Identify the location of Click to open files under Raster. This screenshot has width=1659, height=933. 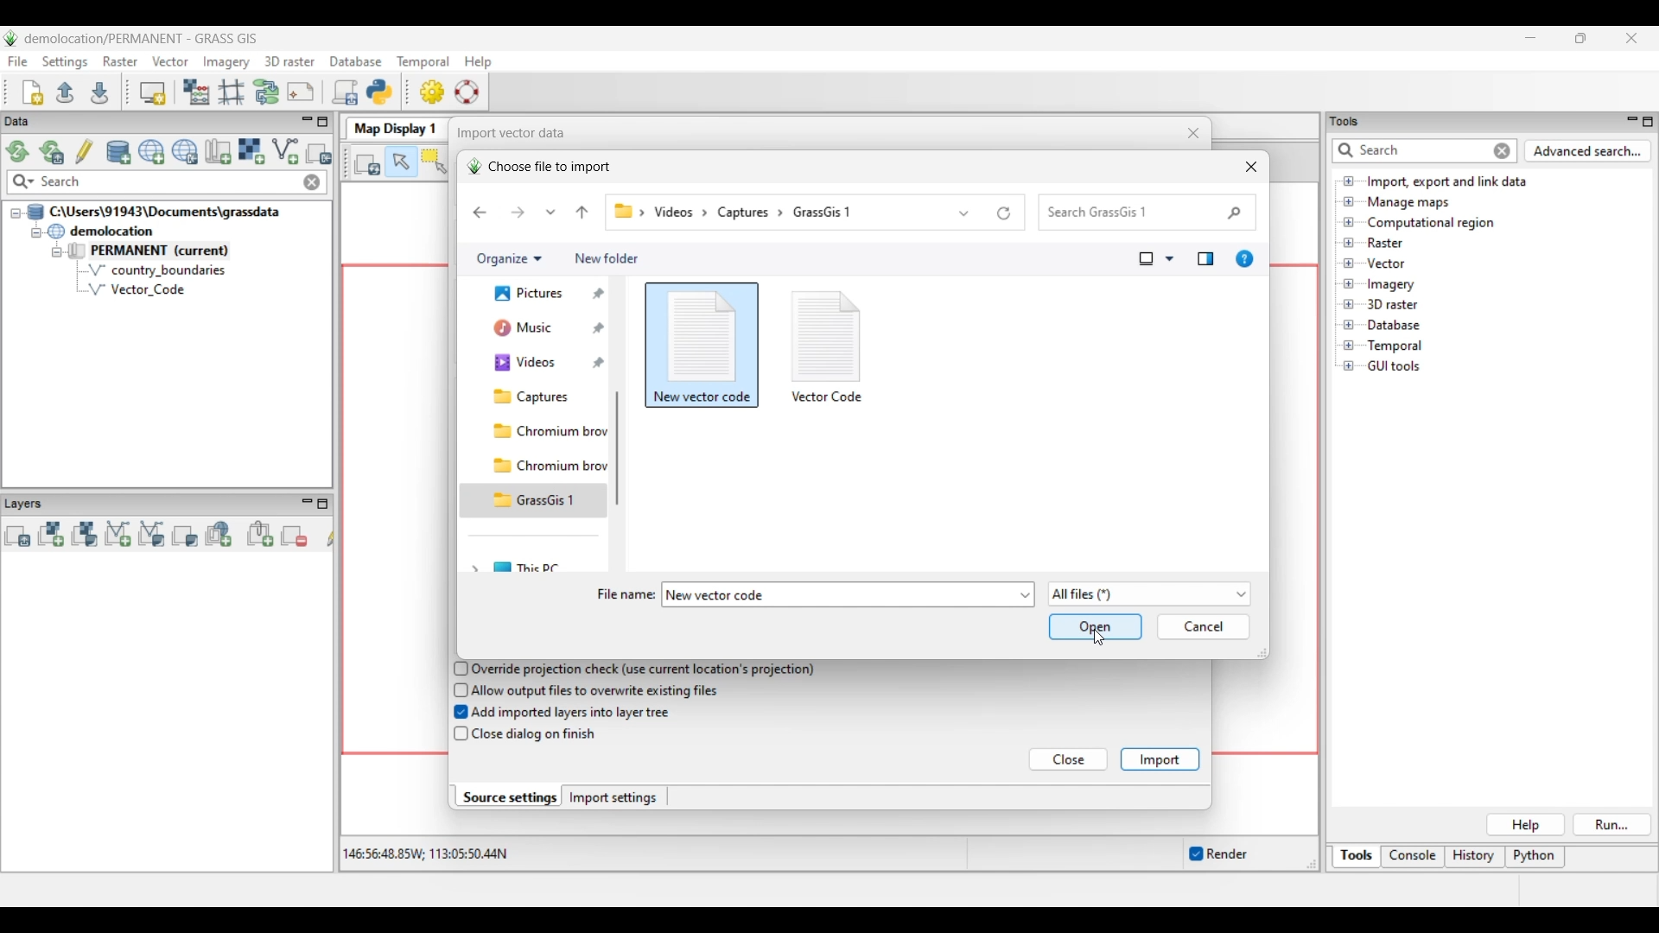
(1349, 242).